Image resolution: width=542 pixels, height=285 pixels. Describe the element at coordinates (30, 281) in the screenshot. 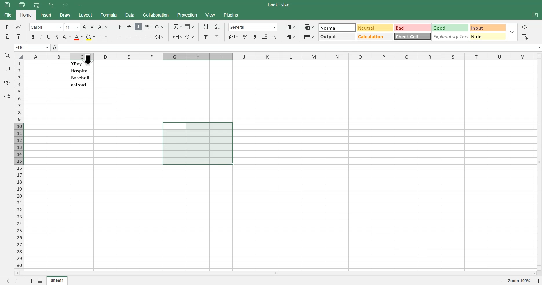

I see `Add Sheet` at that location.